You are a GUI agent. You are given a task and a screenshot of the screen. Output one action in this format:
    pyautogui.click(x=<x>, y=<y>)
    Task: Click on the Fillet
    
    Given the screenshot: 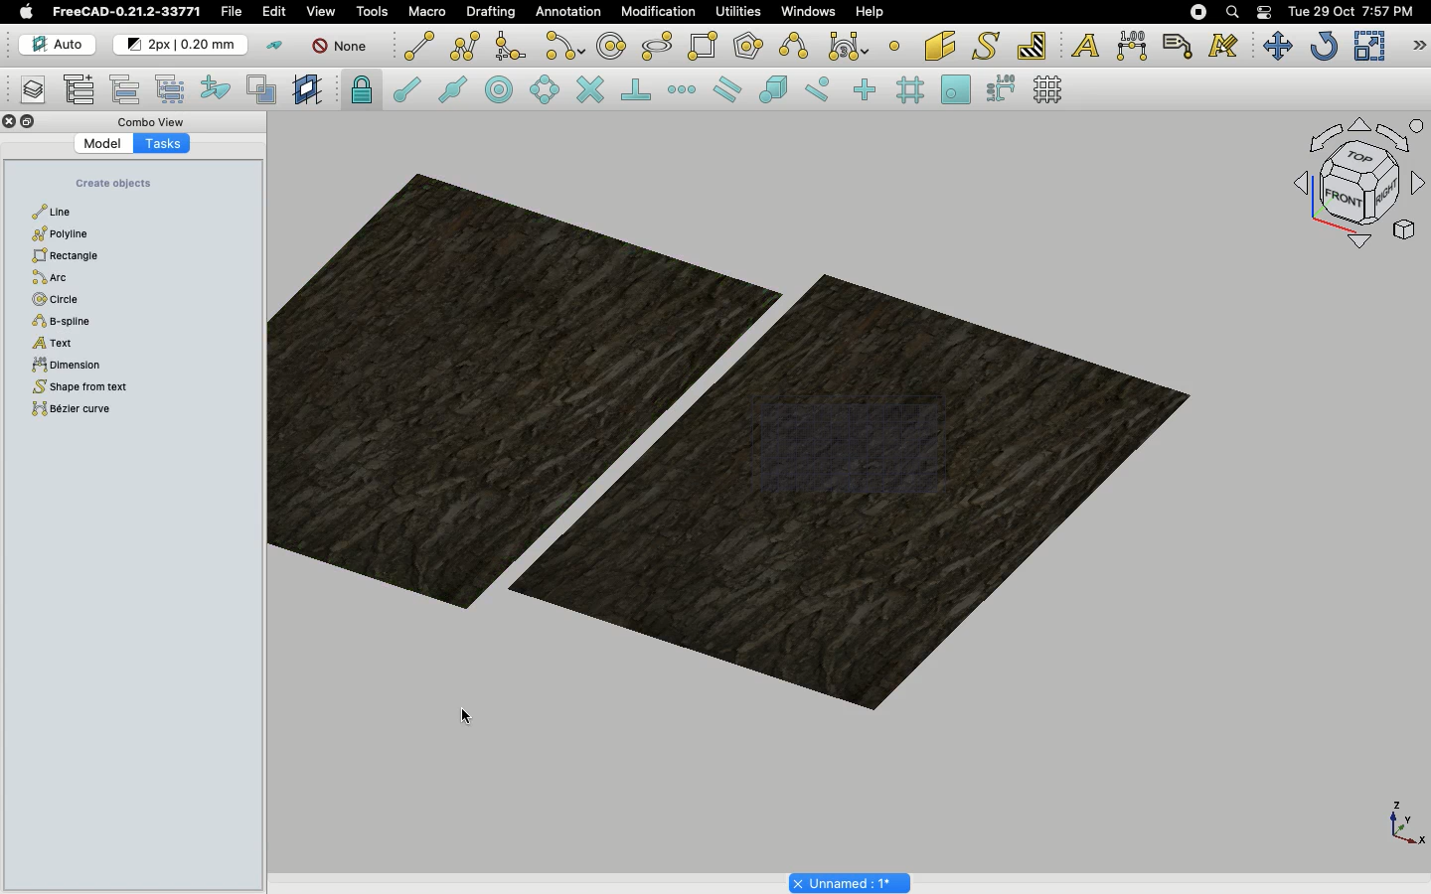 What is the action you would take?
    pyautogui.click(x=509, y=49)
    